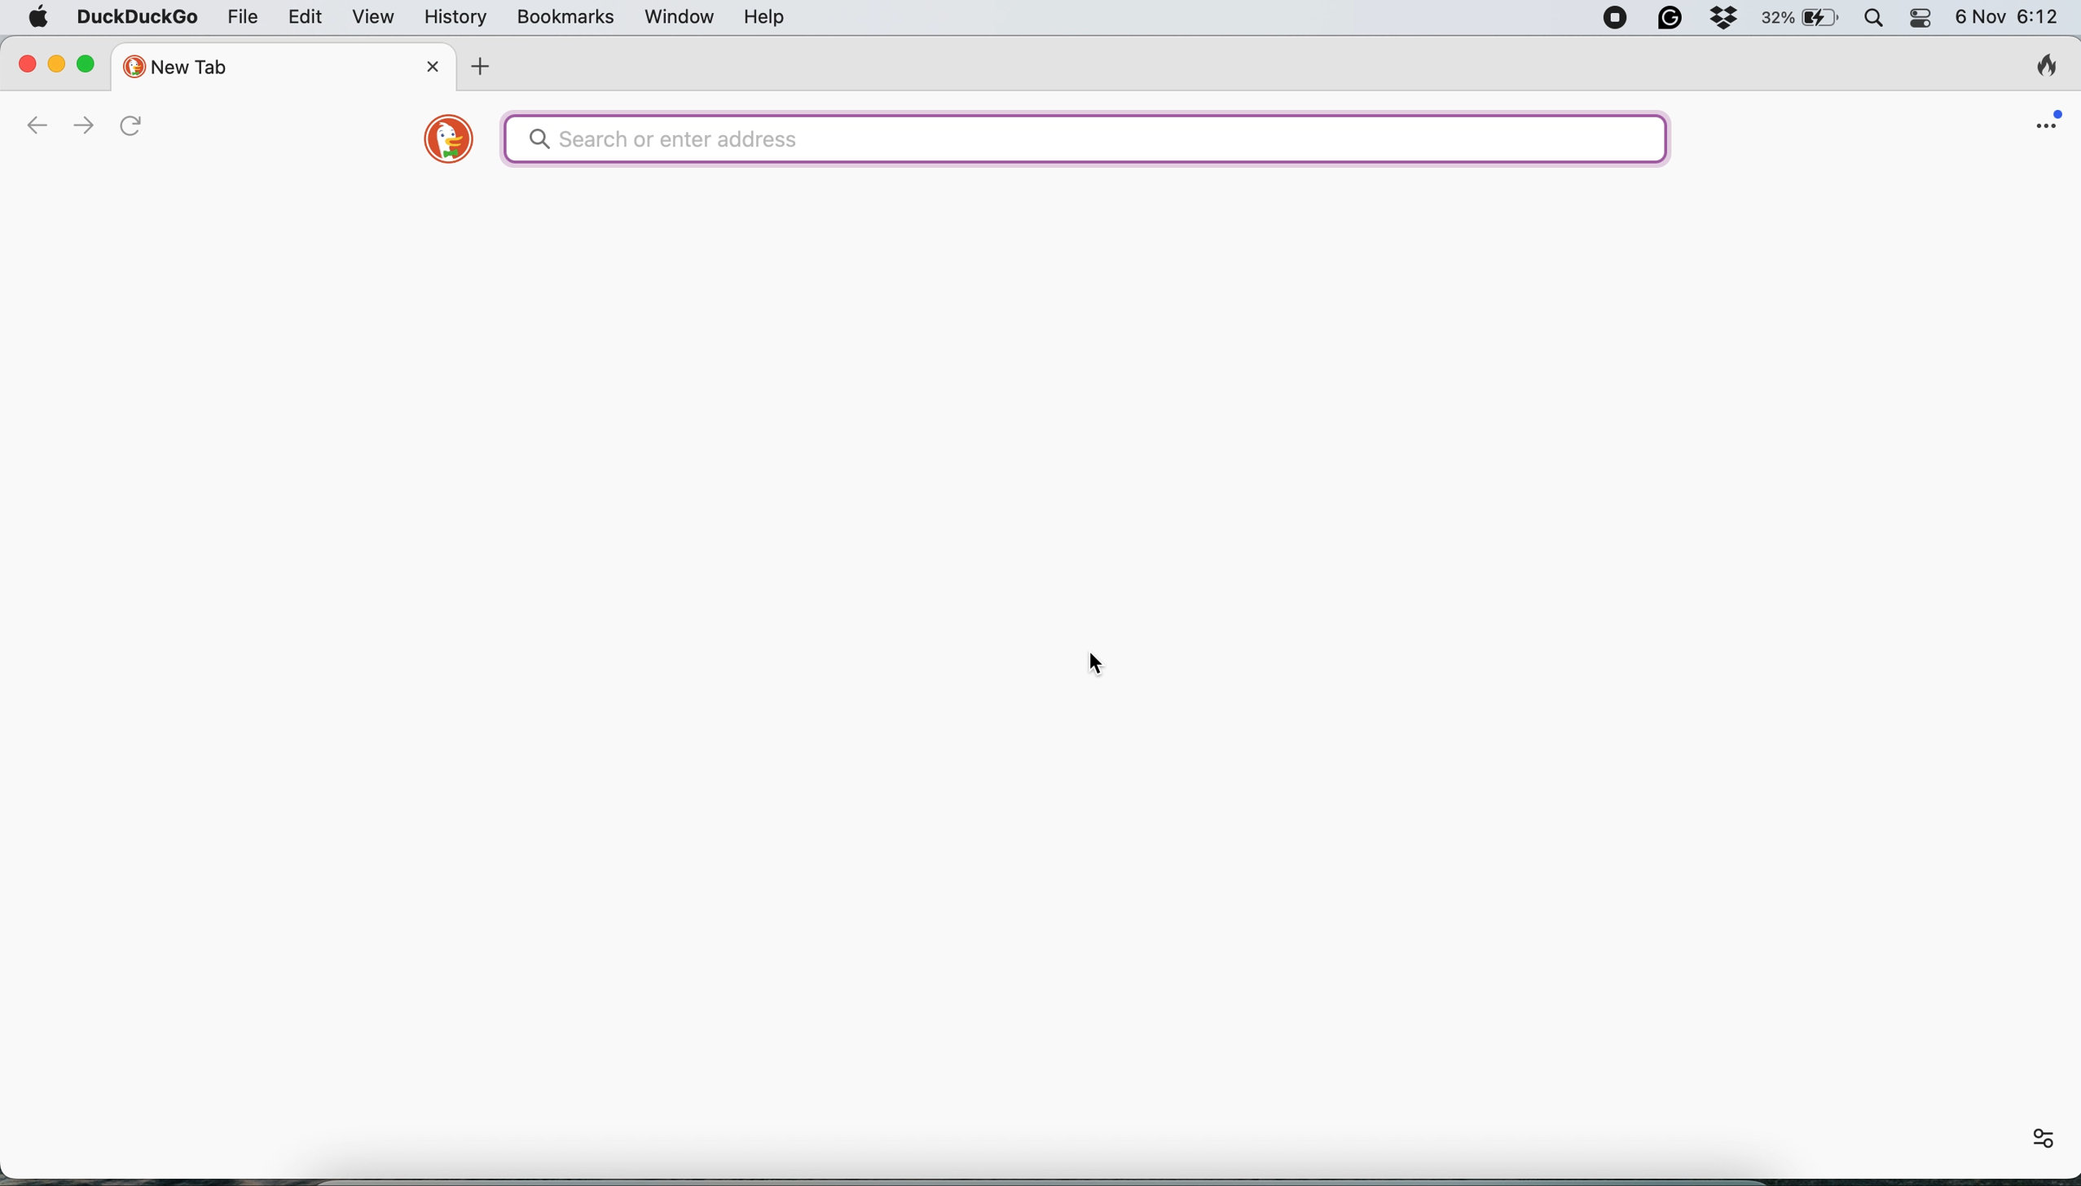 This screenshot has height=1186, width=2081. What do you see at coordinates (136, 19) in the screenshot?
I see `duckduckgo` at bounding box center [136, 19].